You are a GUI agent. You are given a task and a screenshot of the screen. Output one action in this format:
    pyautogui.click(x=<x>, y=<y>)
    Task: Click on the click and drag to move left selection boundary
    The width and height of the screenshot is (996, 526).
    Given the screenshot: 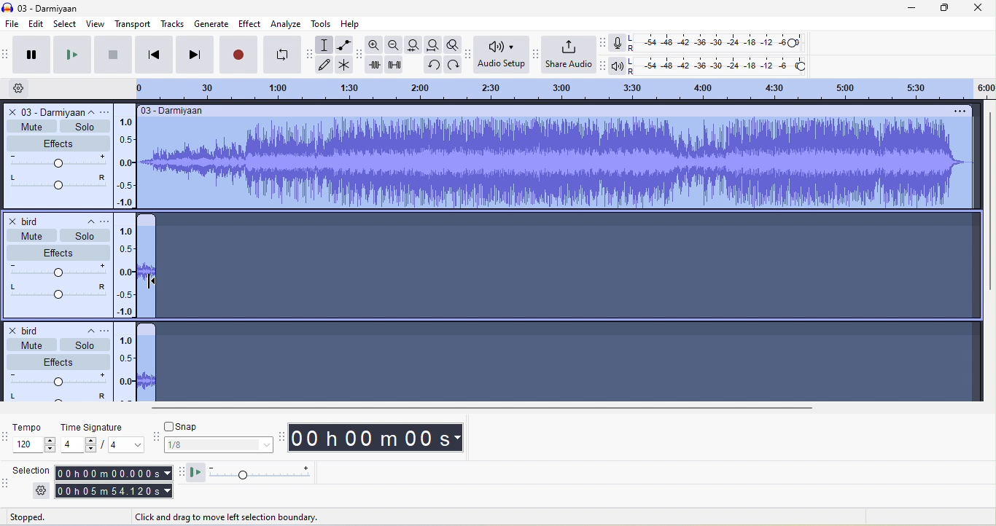 What is the action you would take?
    pyautogui.click(x=230, y=517)
    